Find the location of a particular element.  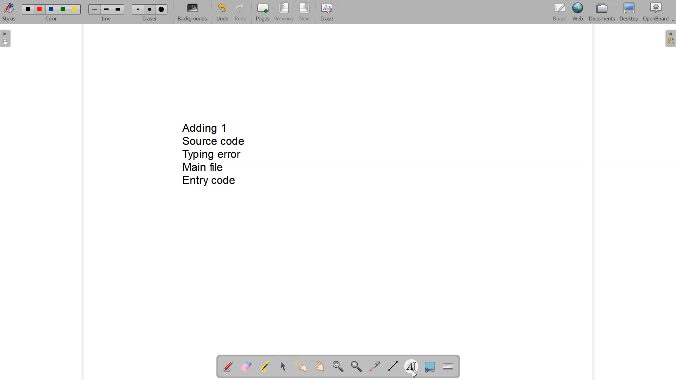

Medium line is located at coordinates (107, 10).